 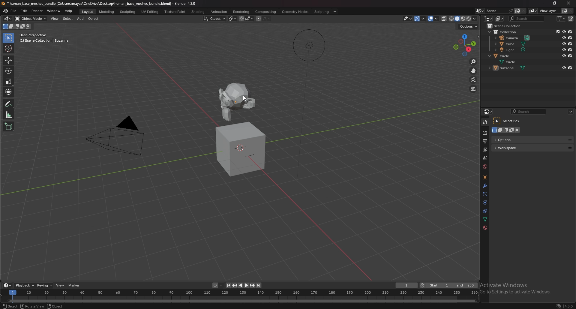 What do you see at coordinates (473, 89) in the screenshot?
I see `perspective/prthographic` at bounding box center [473, 89].